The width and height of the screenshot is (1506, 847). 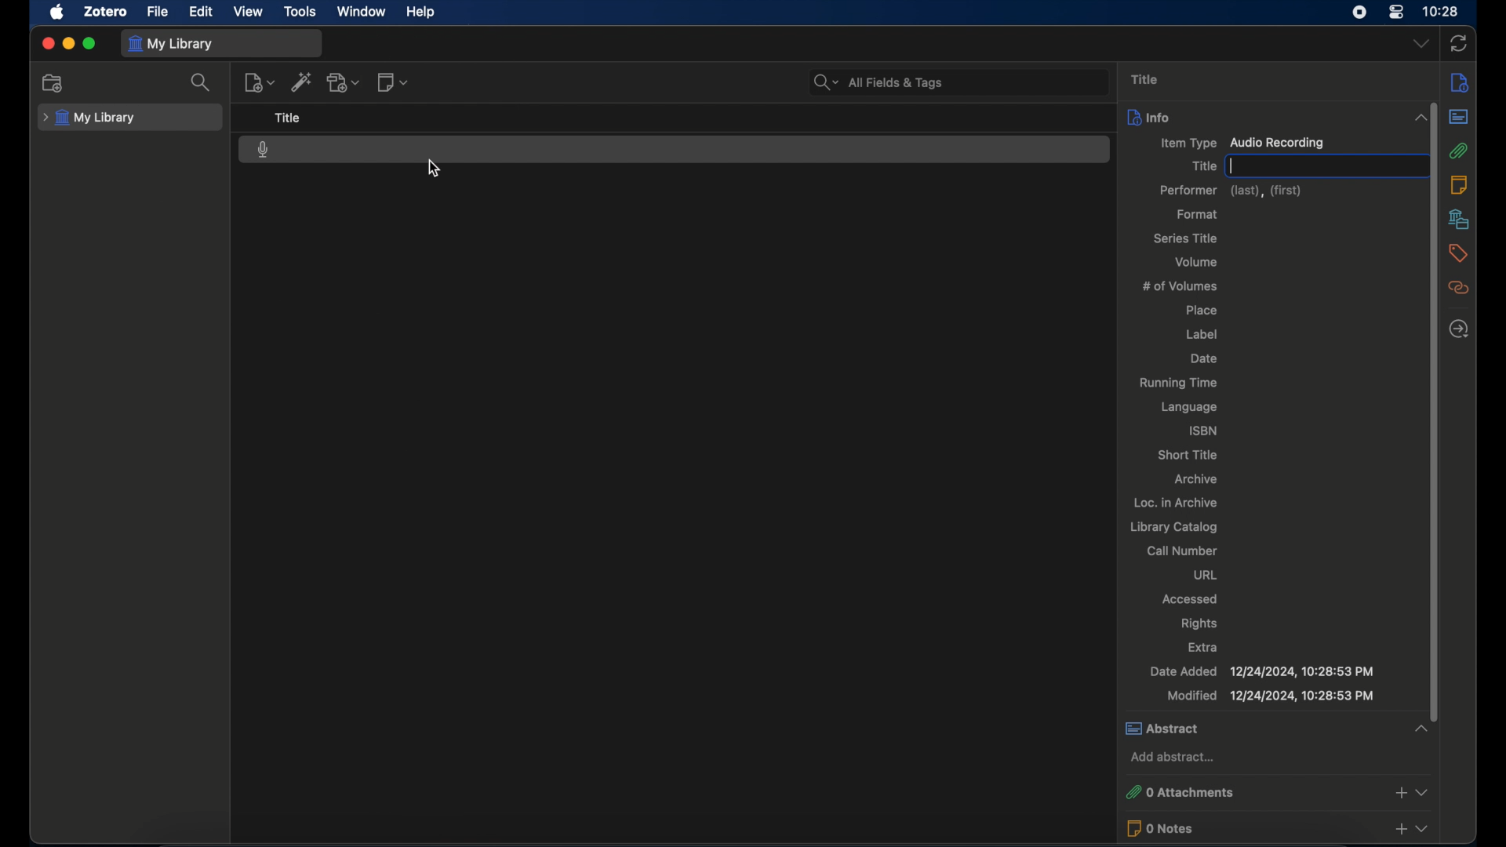 I want to click on help, so click(x=420, y=12).